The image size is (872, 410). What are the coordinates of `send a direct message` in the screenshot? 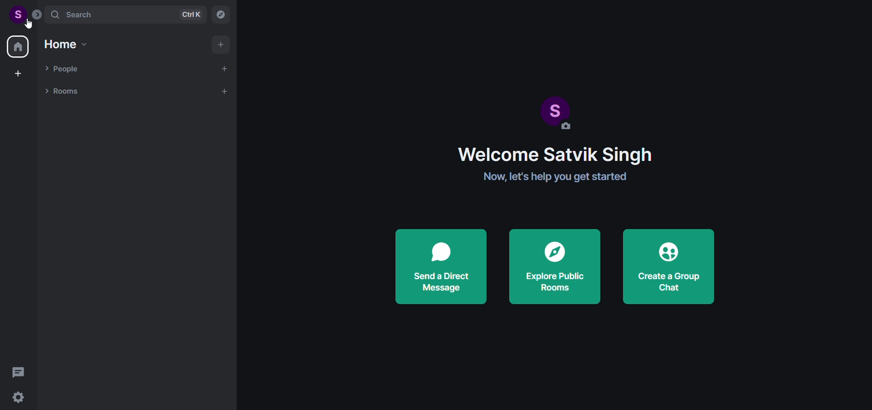 It's located at (438, 269).